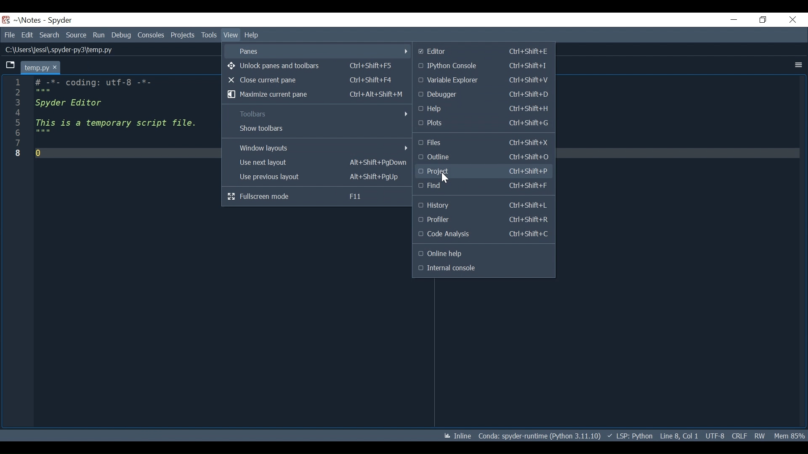 This screenshot has width=808, height=454. Describe the element at coordinates (714, 436) in the screenshot. I see `UTF-8` at that location.